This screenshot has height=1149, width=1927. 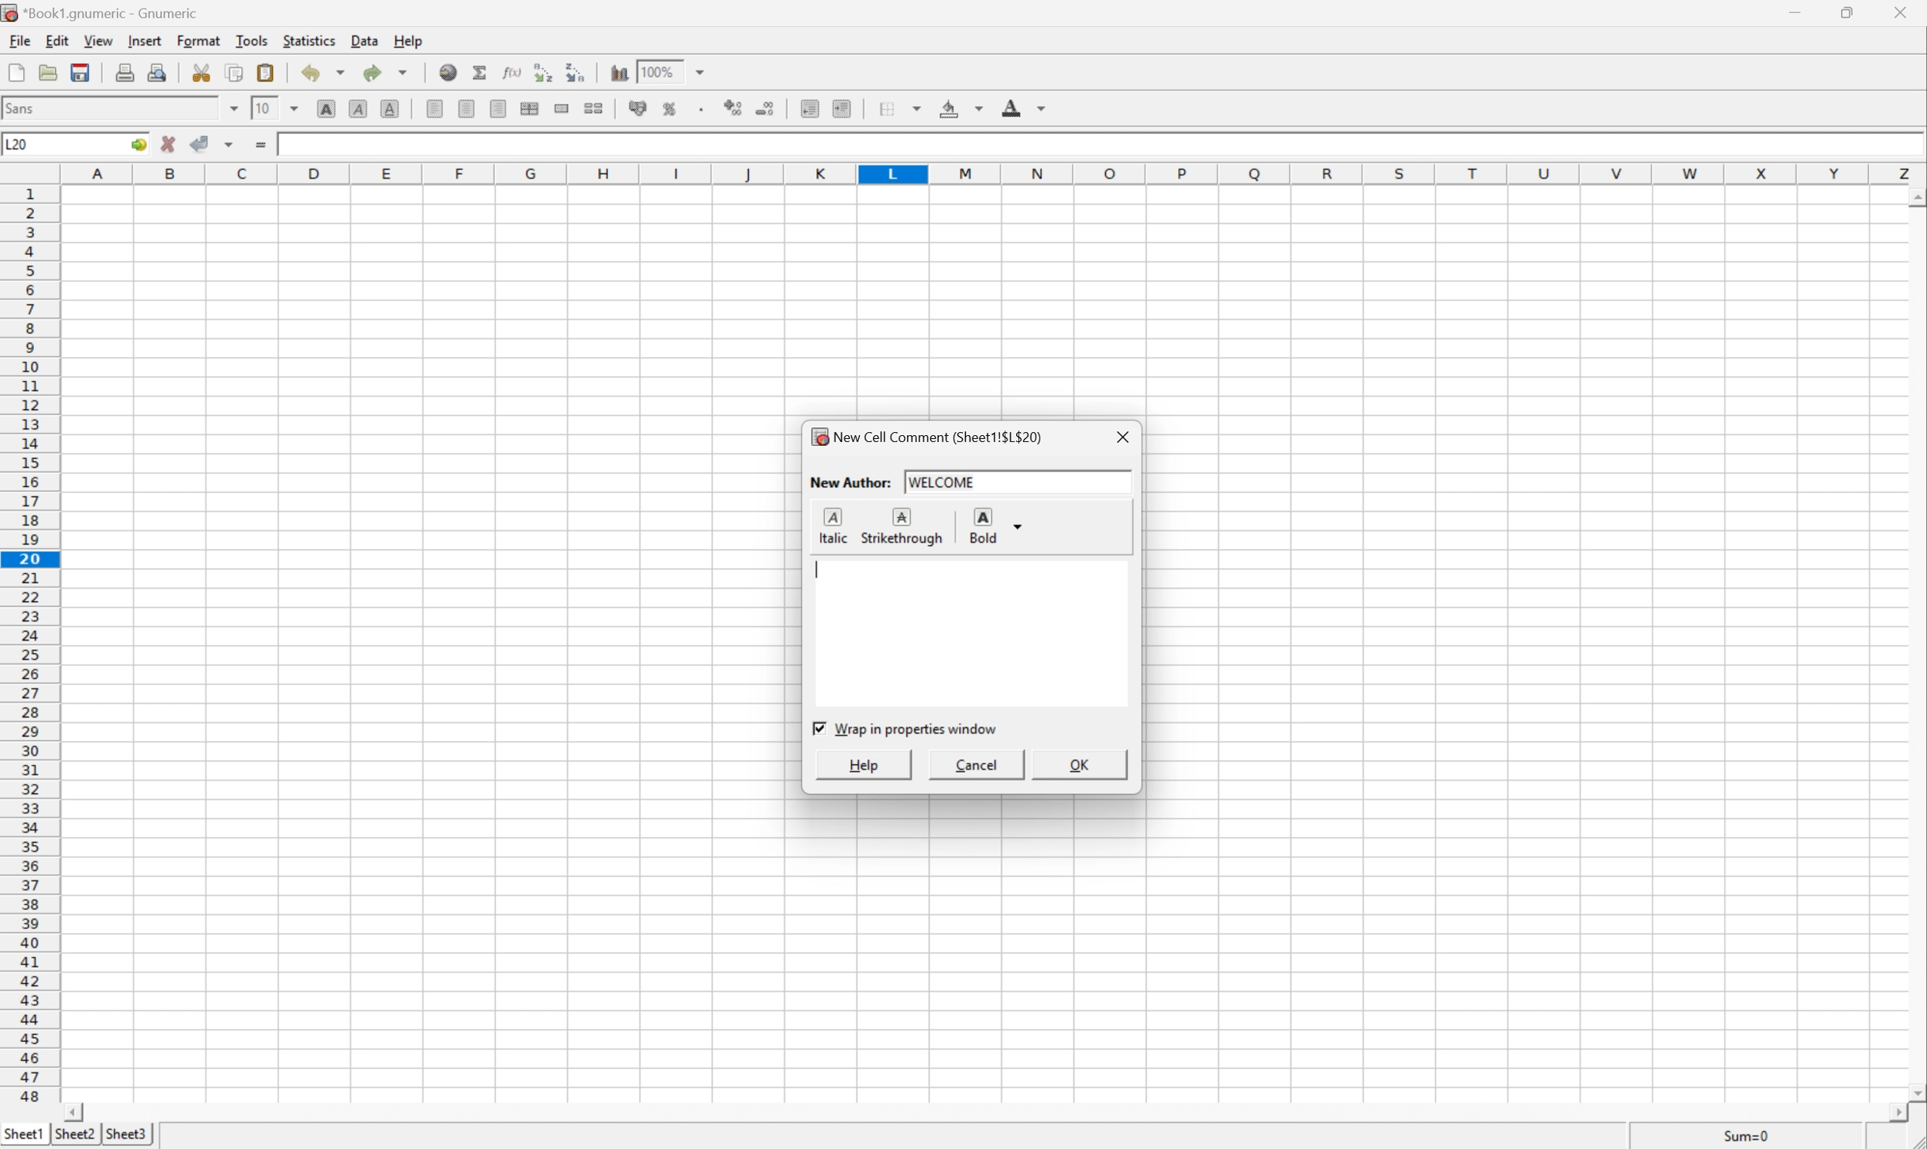 What do you see at coordinates (448, 72) in the screenshot?
I see `Insert a hyperlink` at bounding box center [448, 72].